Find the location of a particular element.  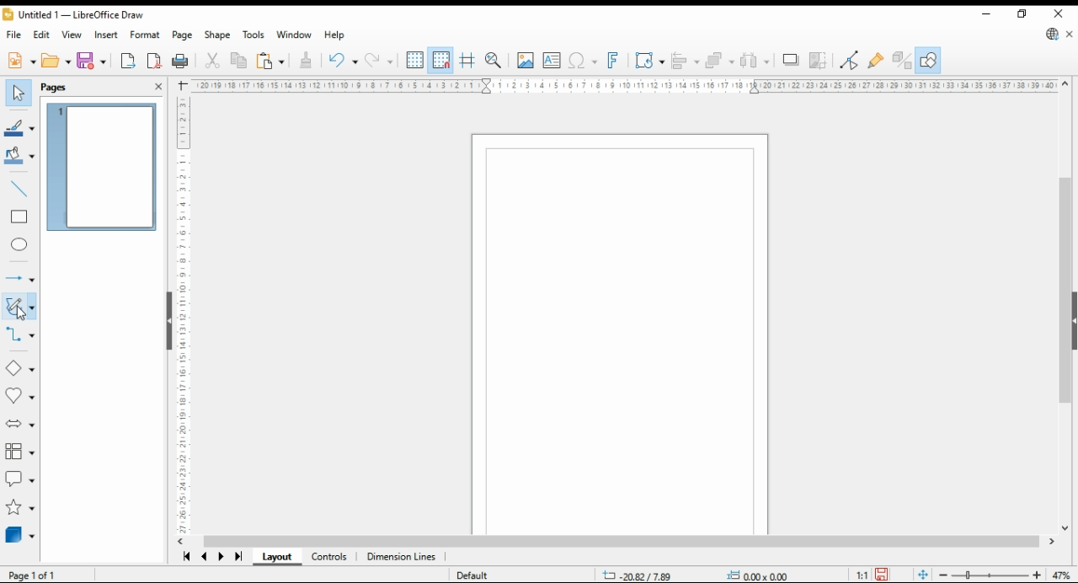

tools is located at coordinates (254, 35).